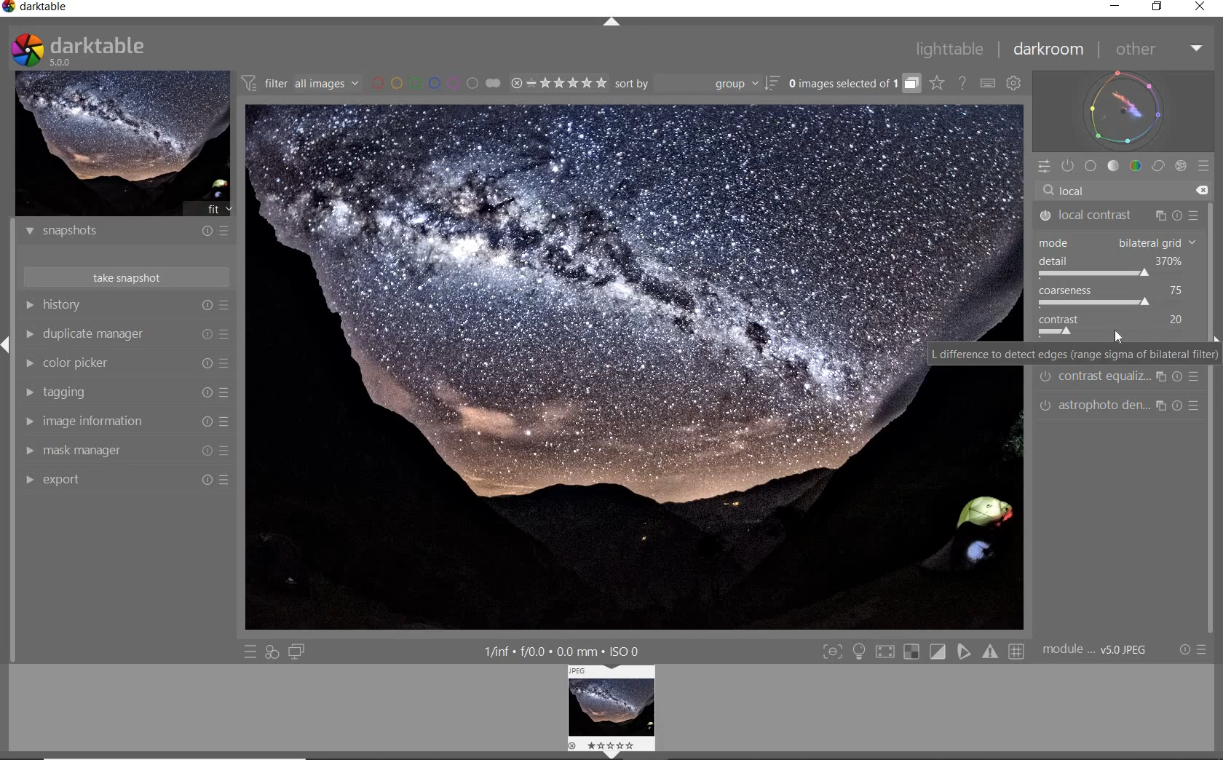  What do you see at coordinates (1136, 167) in the screenshot?
I see `COLOR` at bounding box center [1136, 167].